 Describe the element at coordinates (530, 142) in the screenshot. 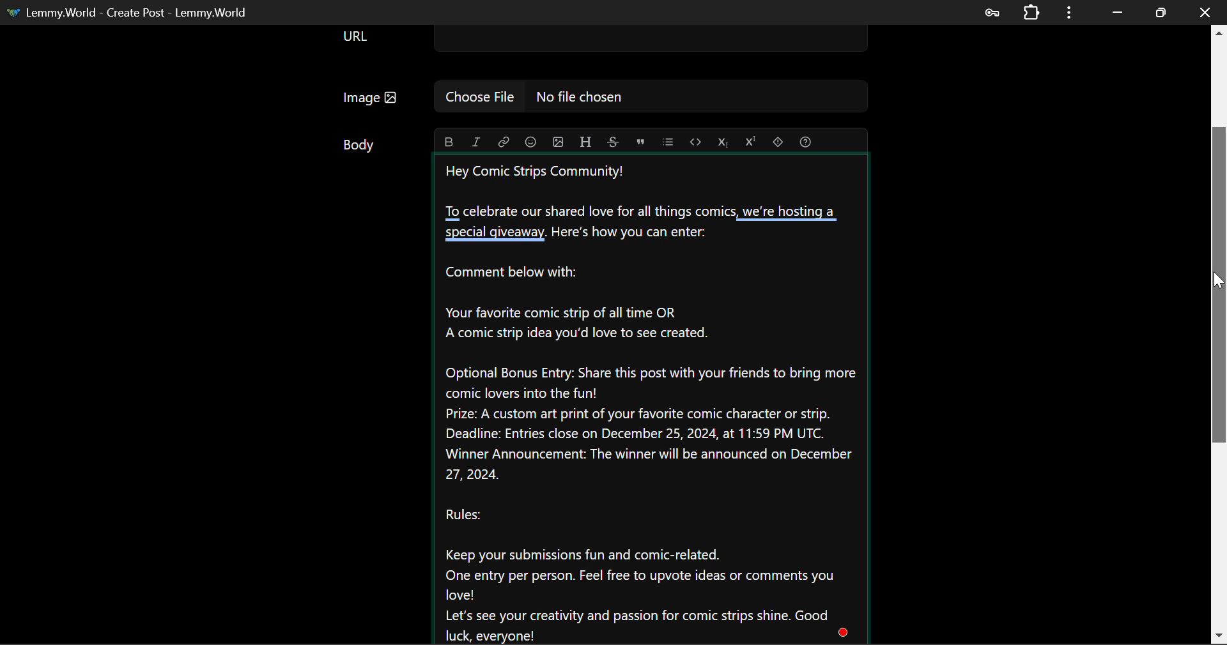

I see `emoji` at that location.